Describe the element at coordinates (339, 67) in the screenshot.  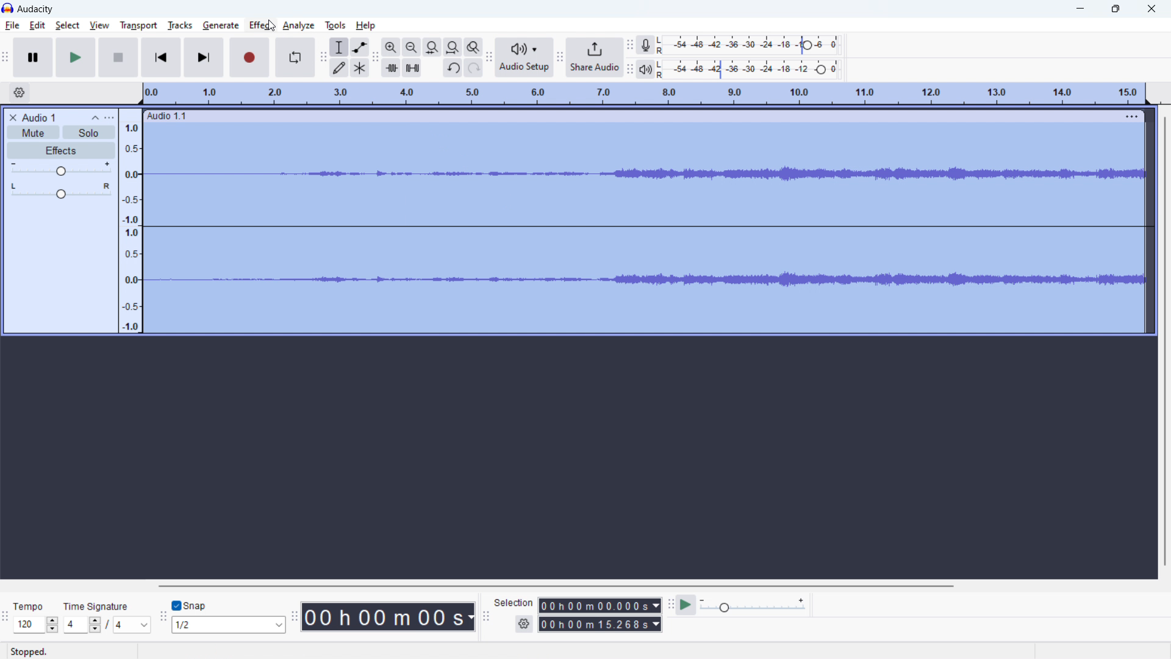
I see `draw tool` at that location.